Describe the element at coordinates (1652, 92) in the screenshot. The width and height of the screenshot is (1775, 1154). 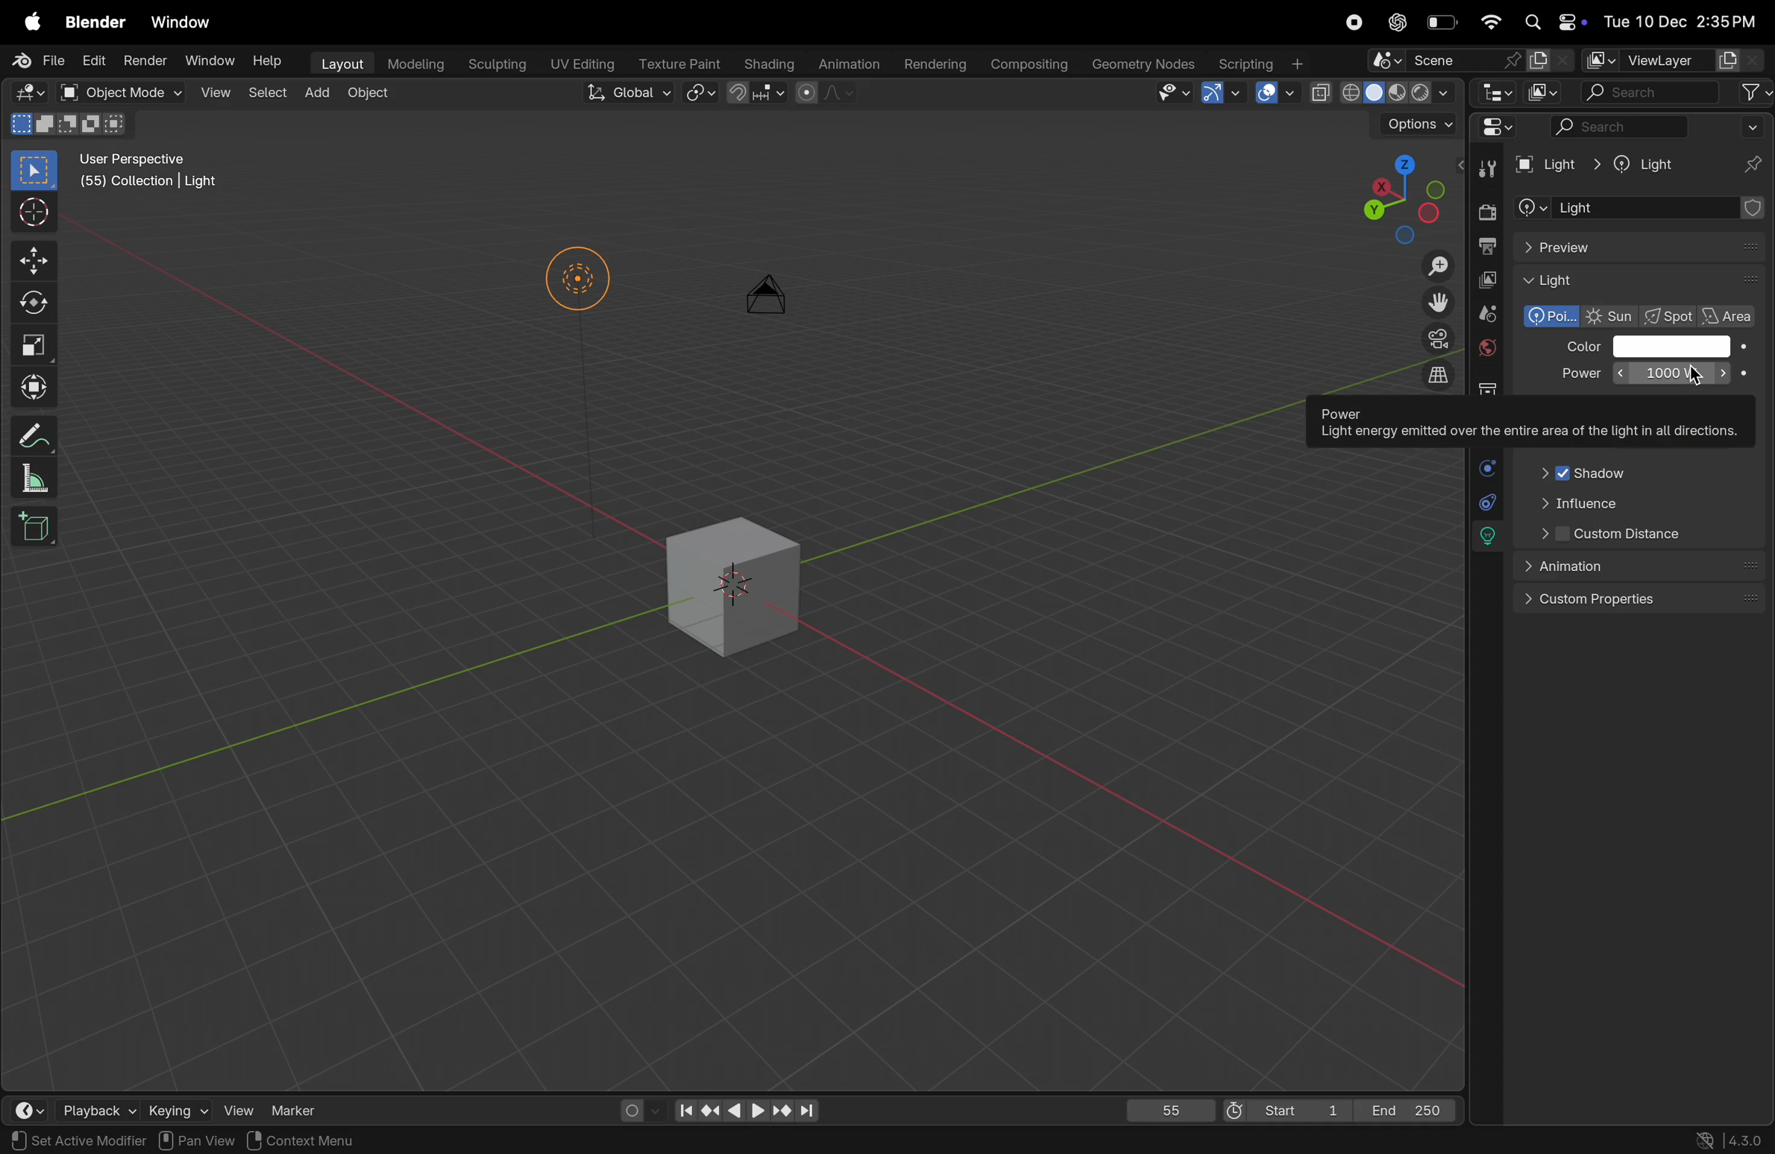
I see `search` at that location.